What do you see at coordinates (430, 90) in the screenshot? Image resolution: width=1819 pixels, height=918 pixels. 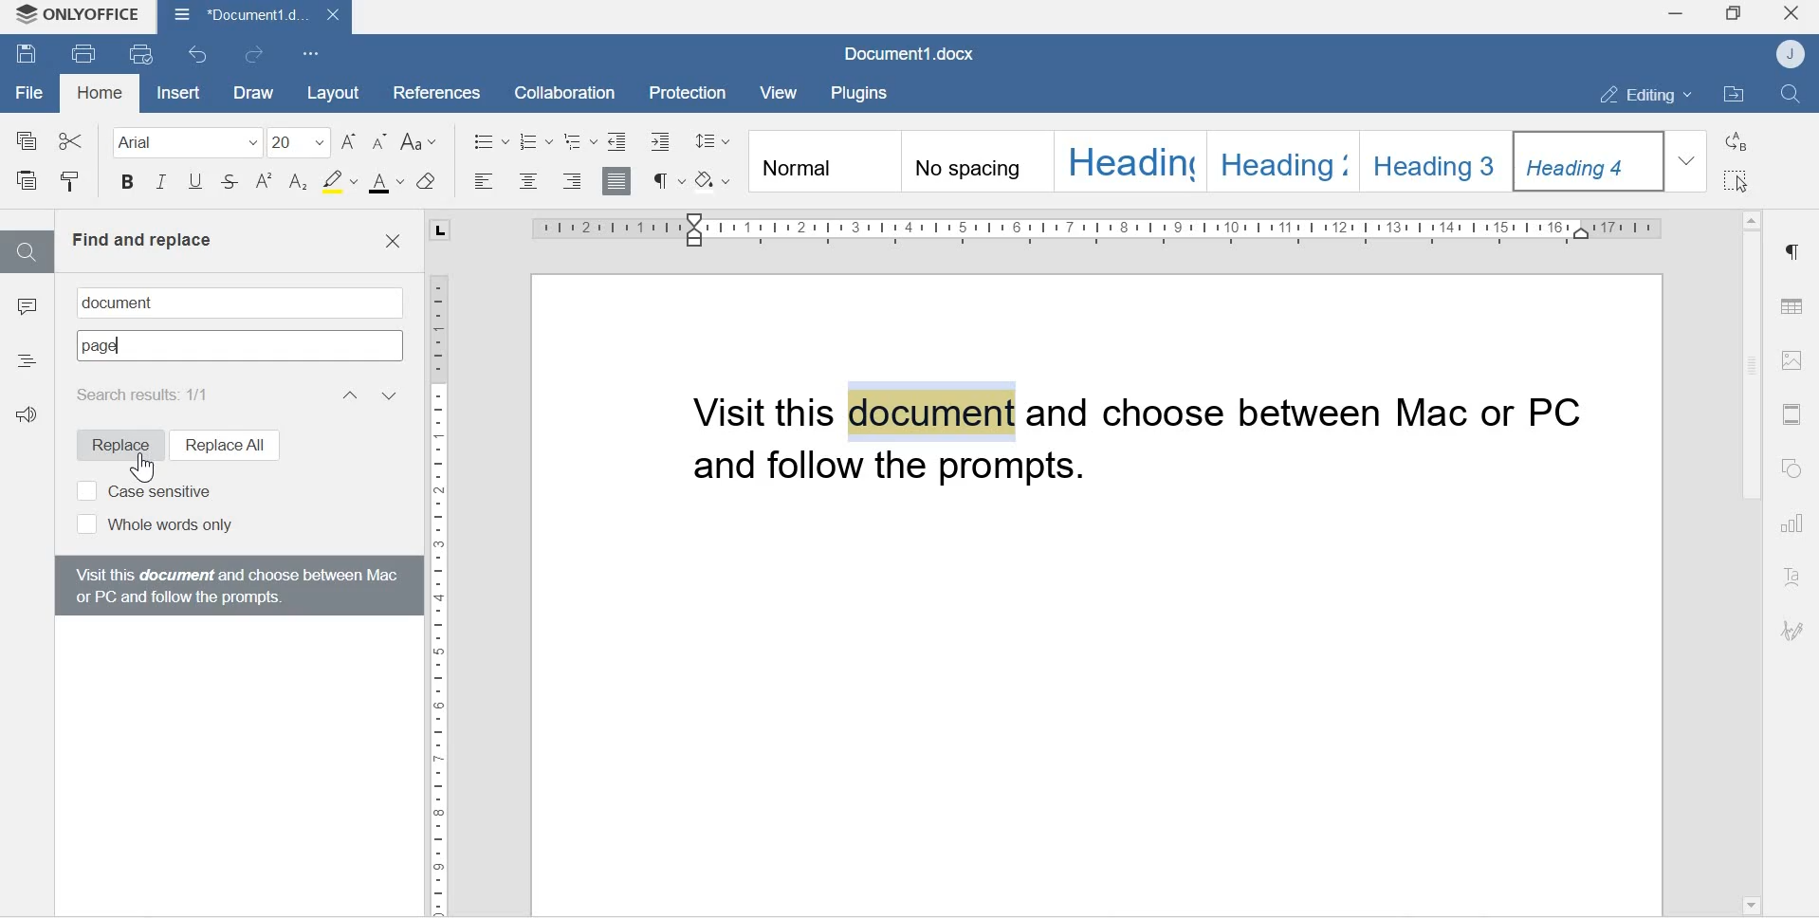 I see `References` at bounding box center [430, 90].